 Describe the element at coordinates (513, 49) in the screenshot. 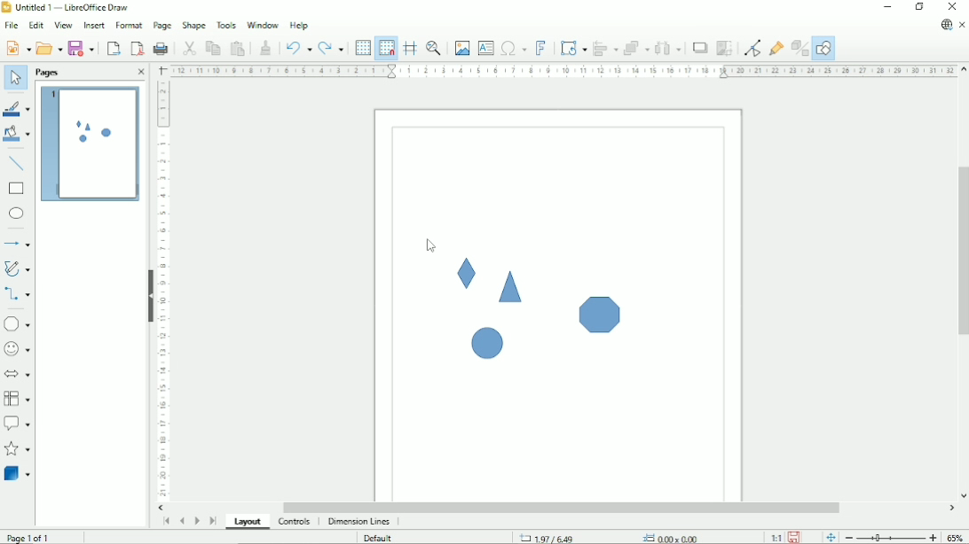

I see `Insert special characters` at that location.